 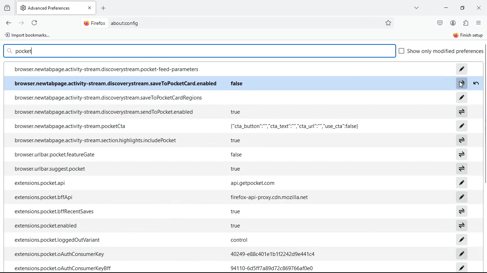 What do you see at coordinates (441, 52) in the screenshot?
I see `show preferences` at bounding box center [441, 52].